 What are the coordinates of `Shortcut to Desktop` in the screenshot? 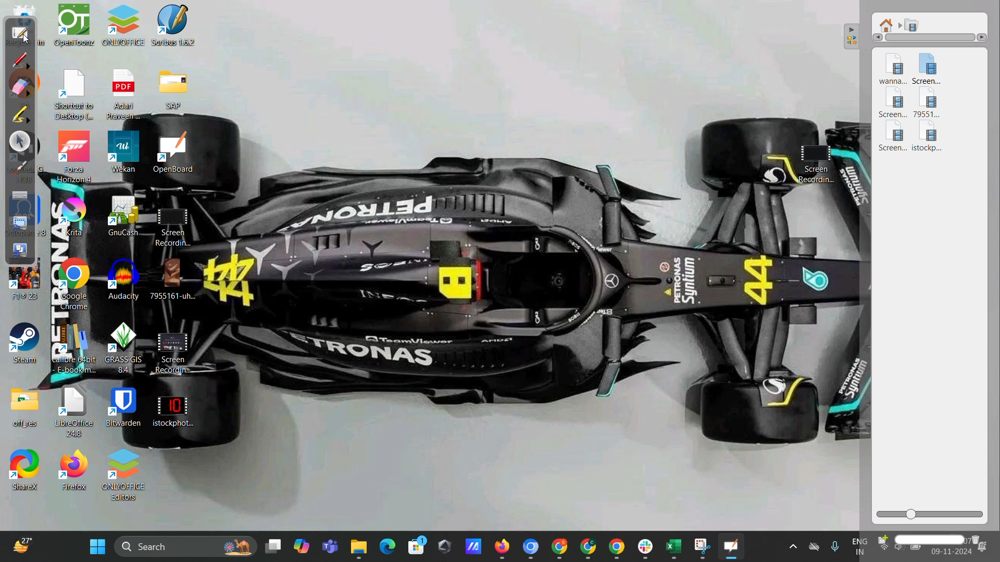 It's located at (77, 97).